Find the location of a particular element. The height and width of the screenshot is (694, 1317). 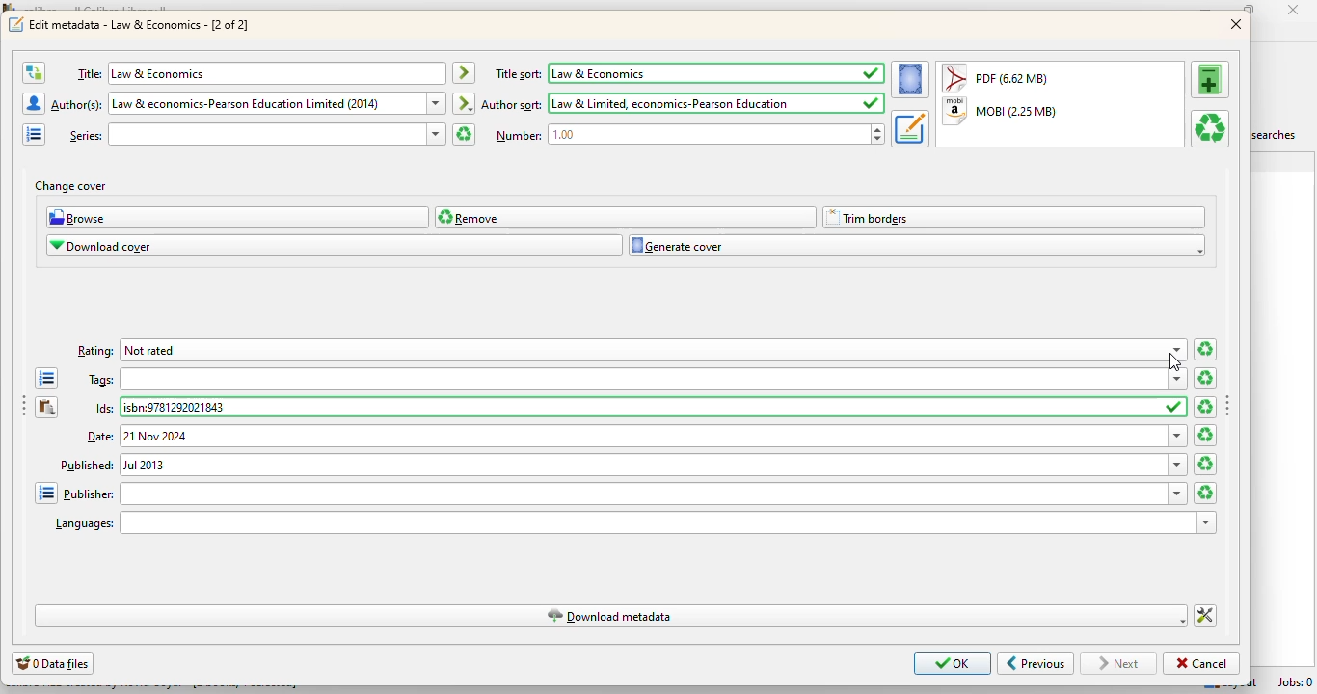

title sort: Law & economics is located at coordinates (689, 73).